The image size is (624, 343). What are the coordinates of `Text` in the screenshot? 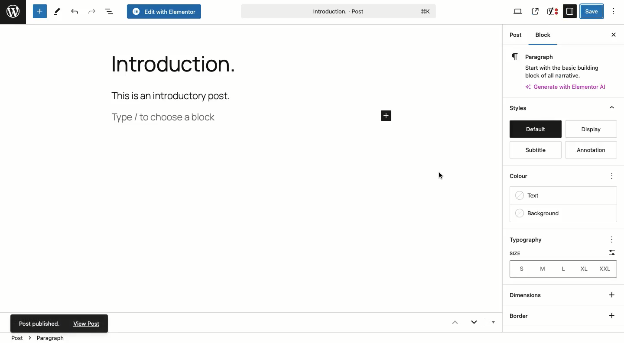 It's located at (531, 197).